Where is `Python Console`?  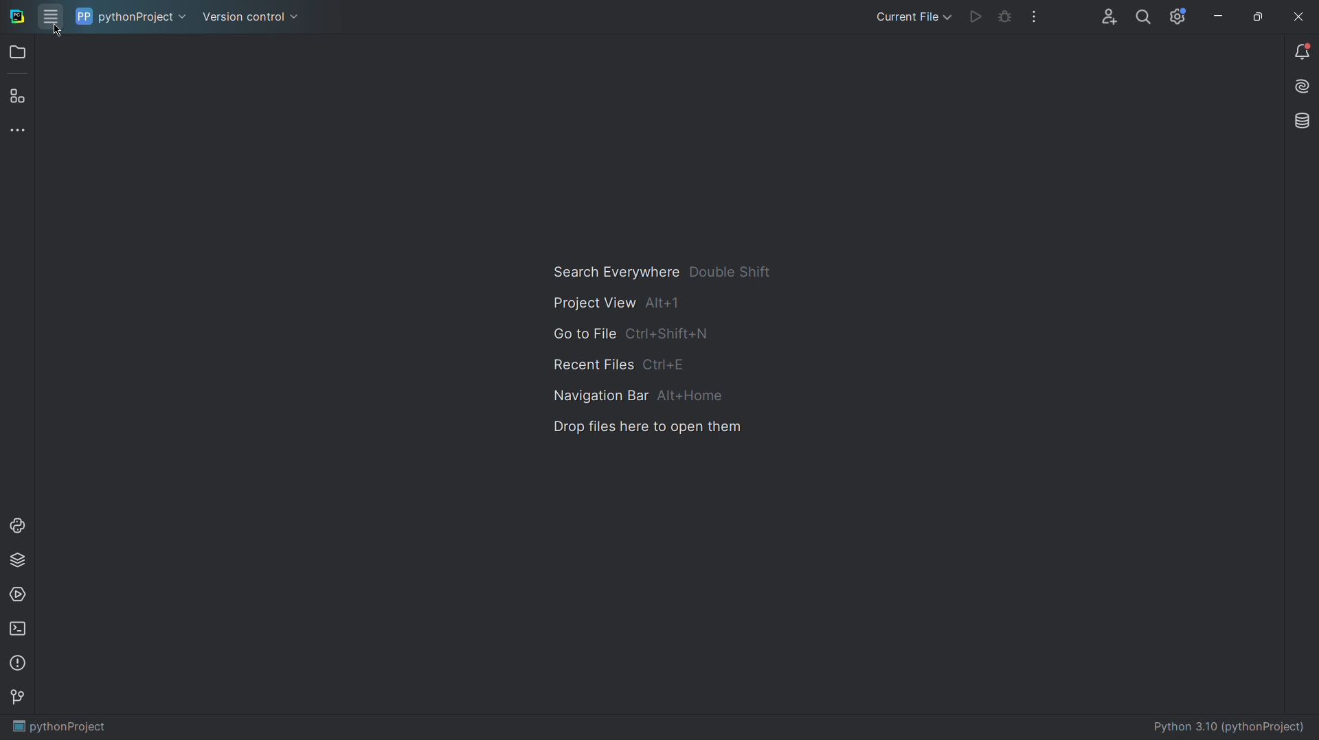 Python Console is located at coordinates (19, 526).